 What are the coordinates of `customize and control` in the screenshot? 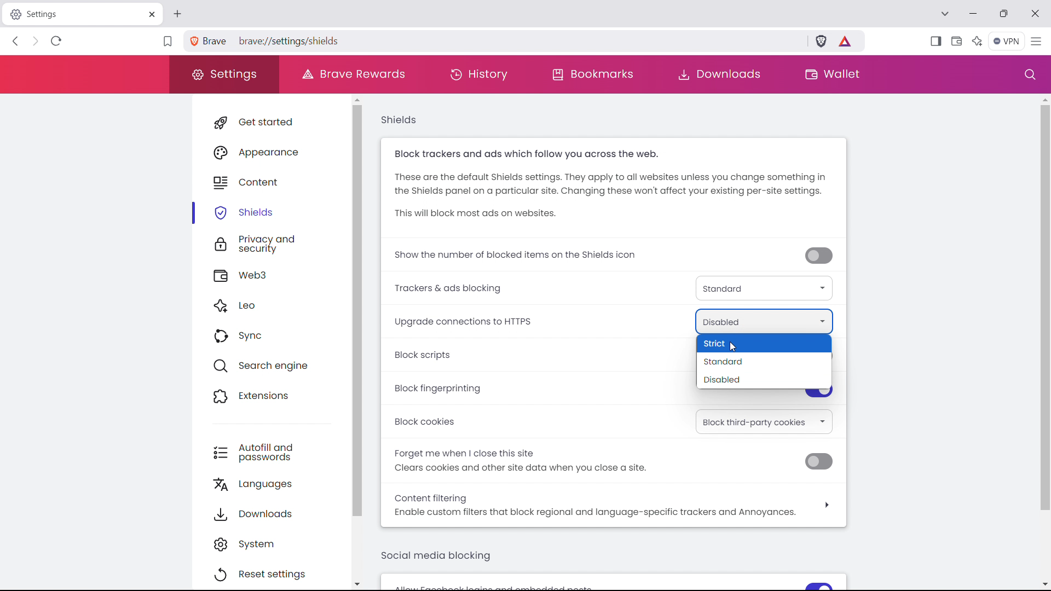 It's located at (1037, 42).